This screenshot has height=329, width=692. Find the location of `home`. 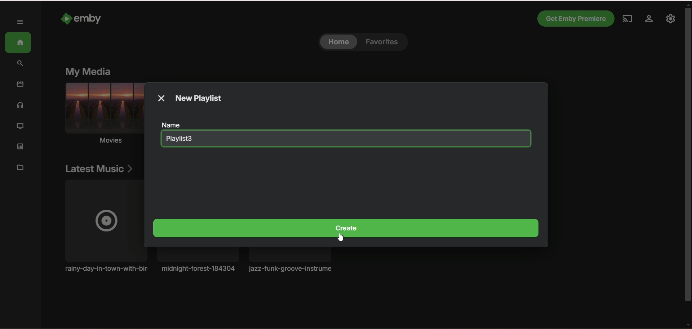

home is located at coordinates (338, 42).